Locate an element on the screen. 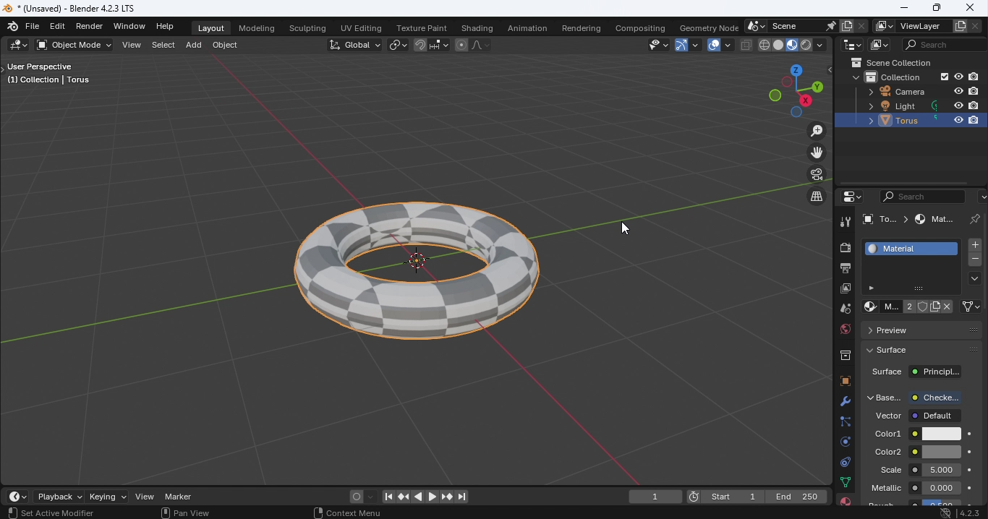 Image resolution: width=988 pixels, height=519 pixels. Blender version is located at coordinates (970, 511).